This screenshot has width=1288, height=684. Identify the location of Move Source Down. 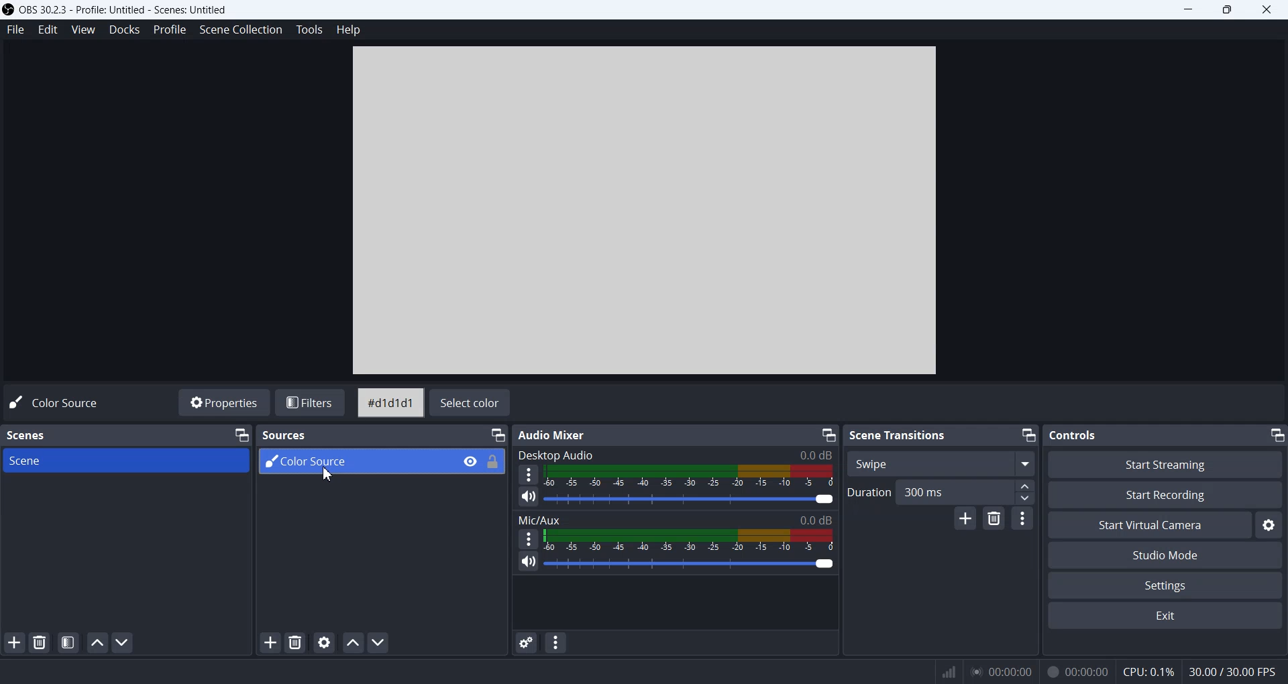
(380, 642).